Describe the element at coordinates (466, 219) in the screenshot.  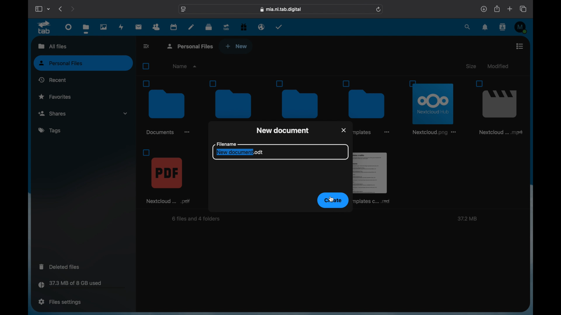
I see `37.2 MB` at that location.